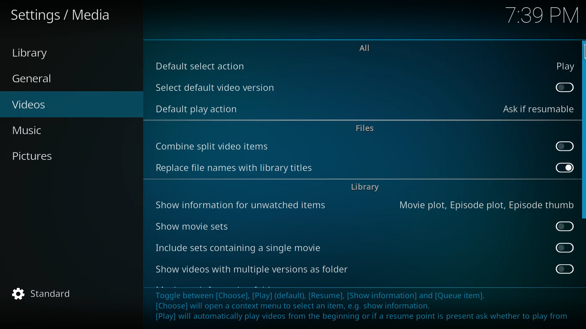  Describe the element at coordinates (538, 109) in the screenshot. I see `ask if resumable` at that location.